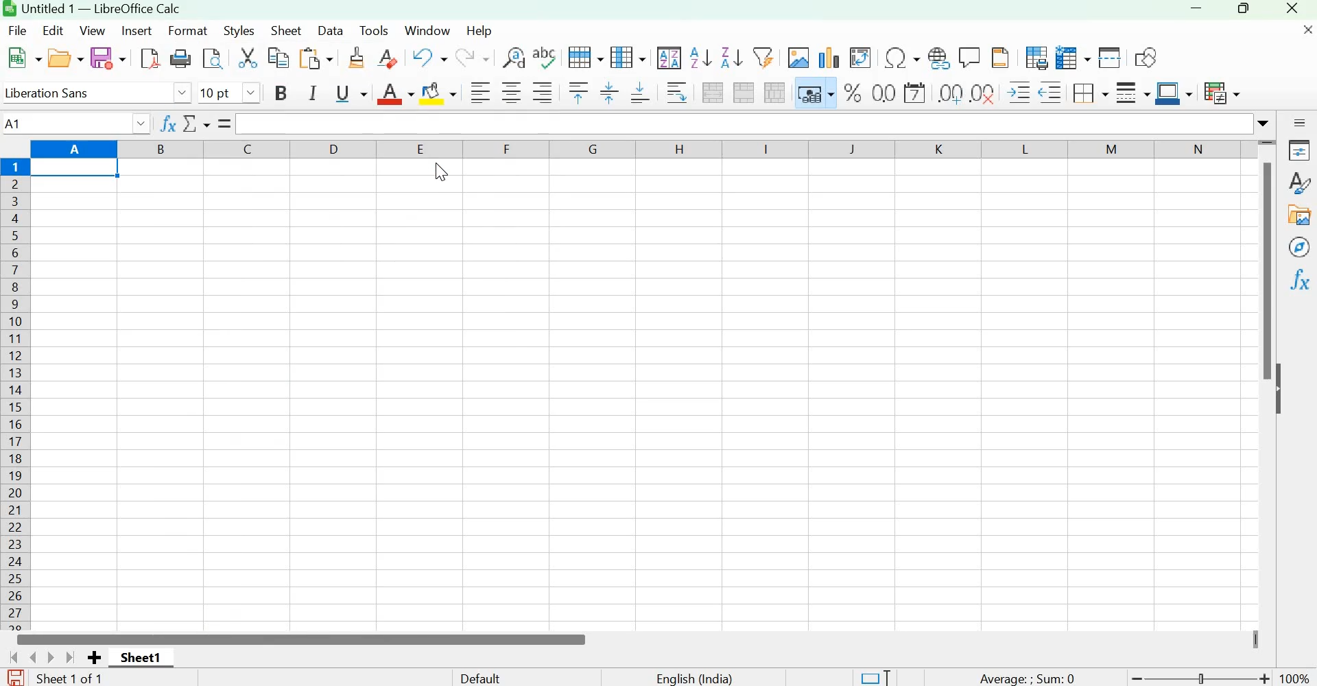 This screenshot has height=686, width=1317. What do you see at coordinates (480, 91) in the screenshot?
I see `Align left` at bounding box center [480, 91].